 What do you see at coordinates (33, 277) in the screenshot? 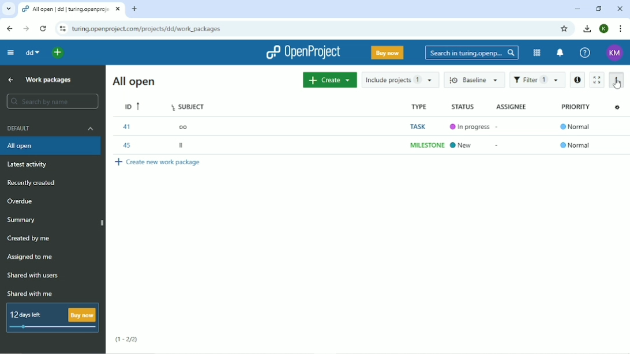
I see `Shared with users` at bounding box center [33, 277].